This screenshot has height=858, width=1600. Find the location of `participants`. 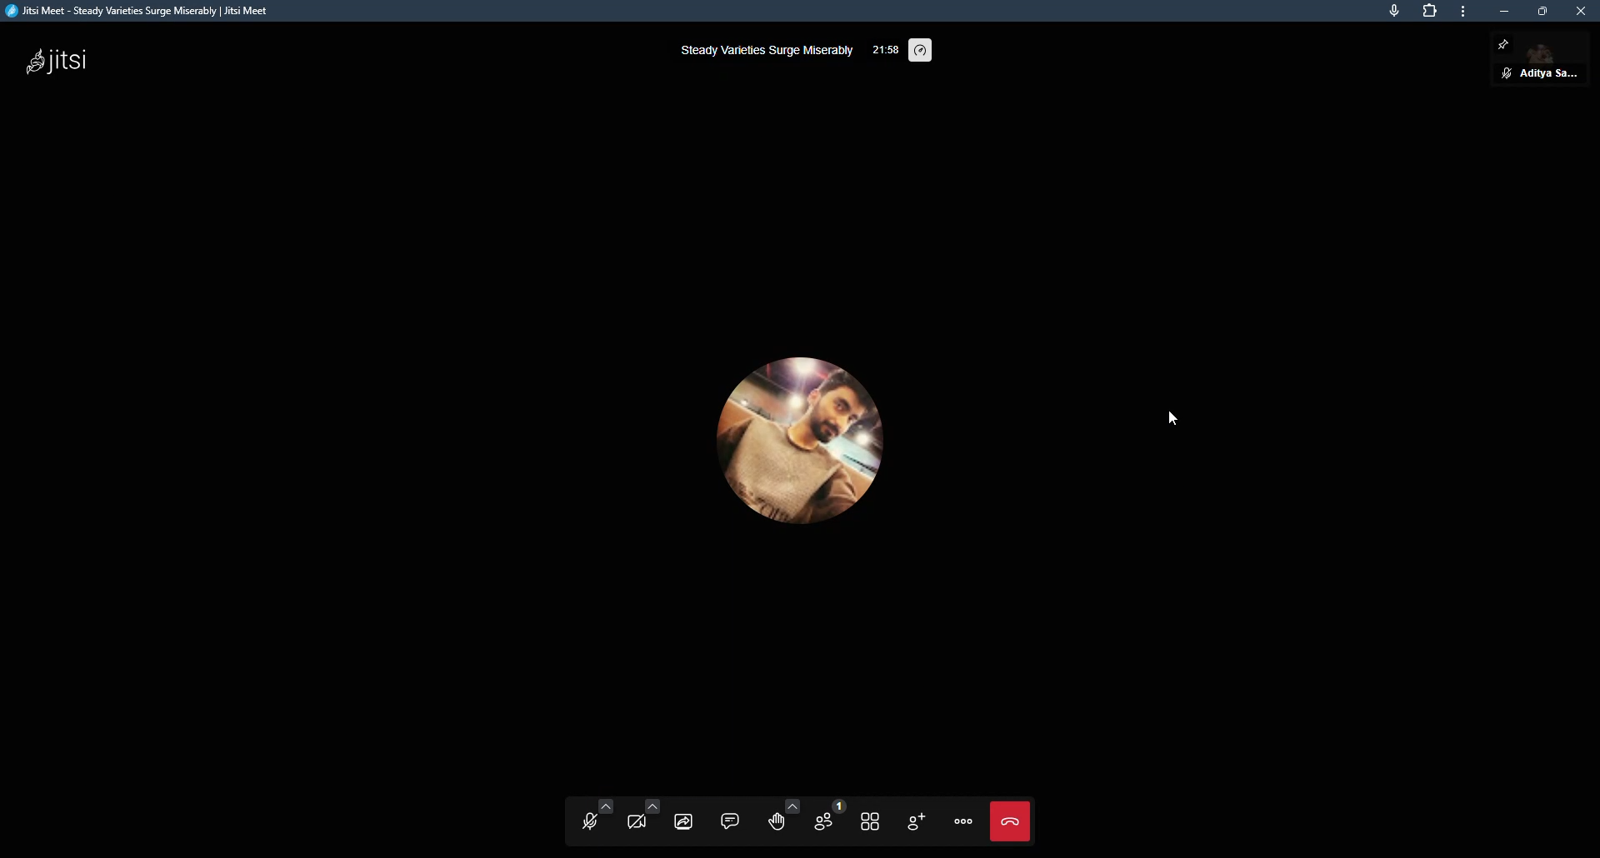

participants is located at coordinates (828, 816).